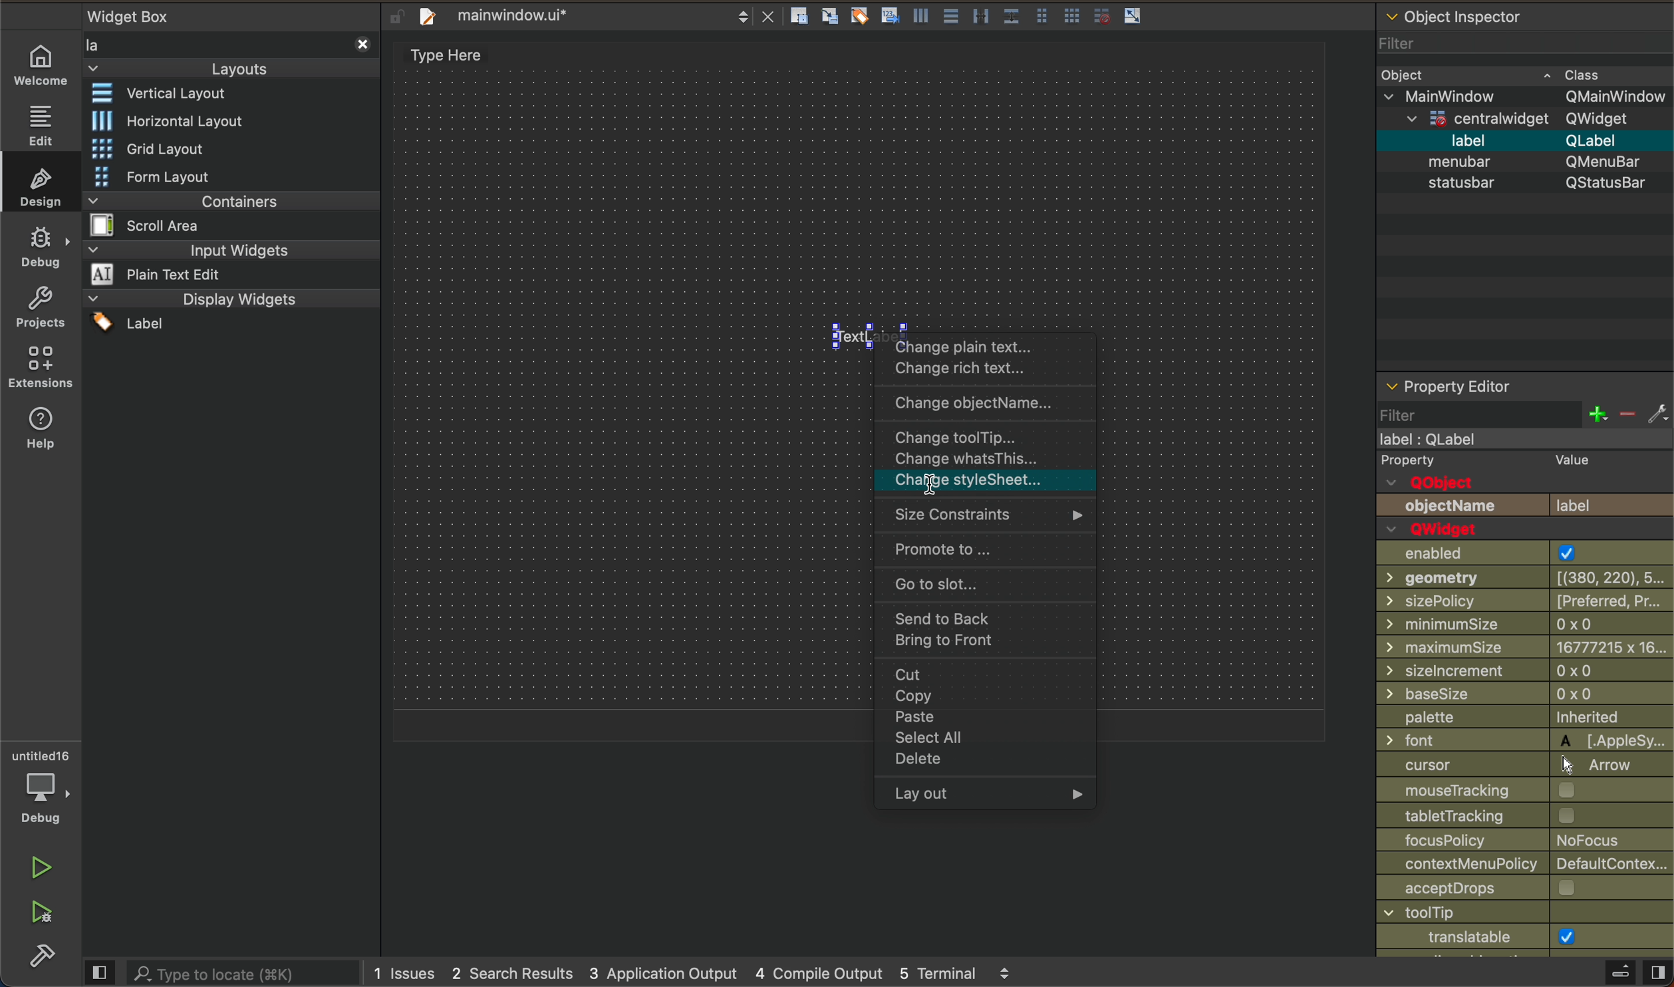  What do you see at coordinates (1525, 672) in the screenshot?
I see `size` at bounding box center [1525, 672].